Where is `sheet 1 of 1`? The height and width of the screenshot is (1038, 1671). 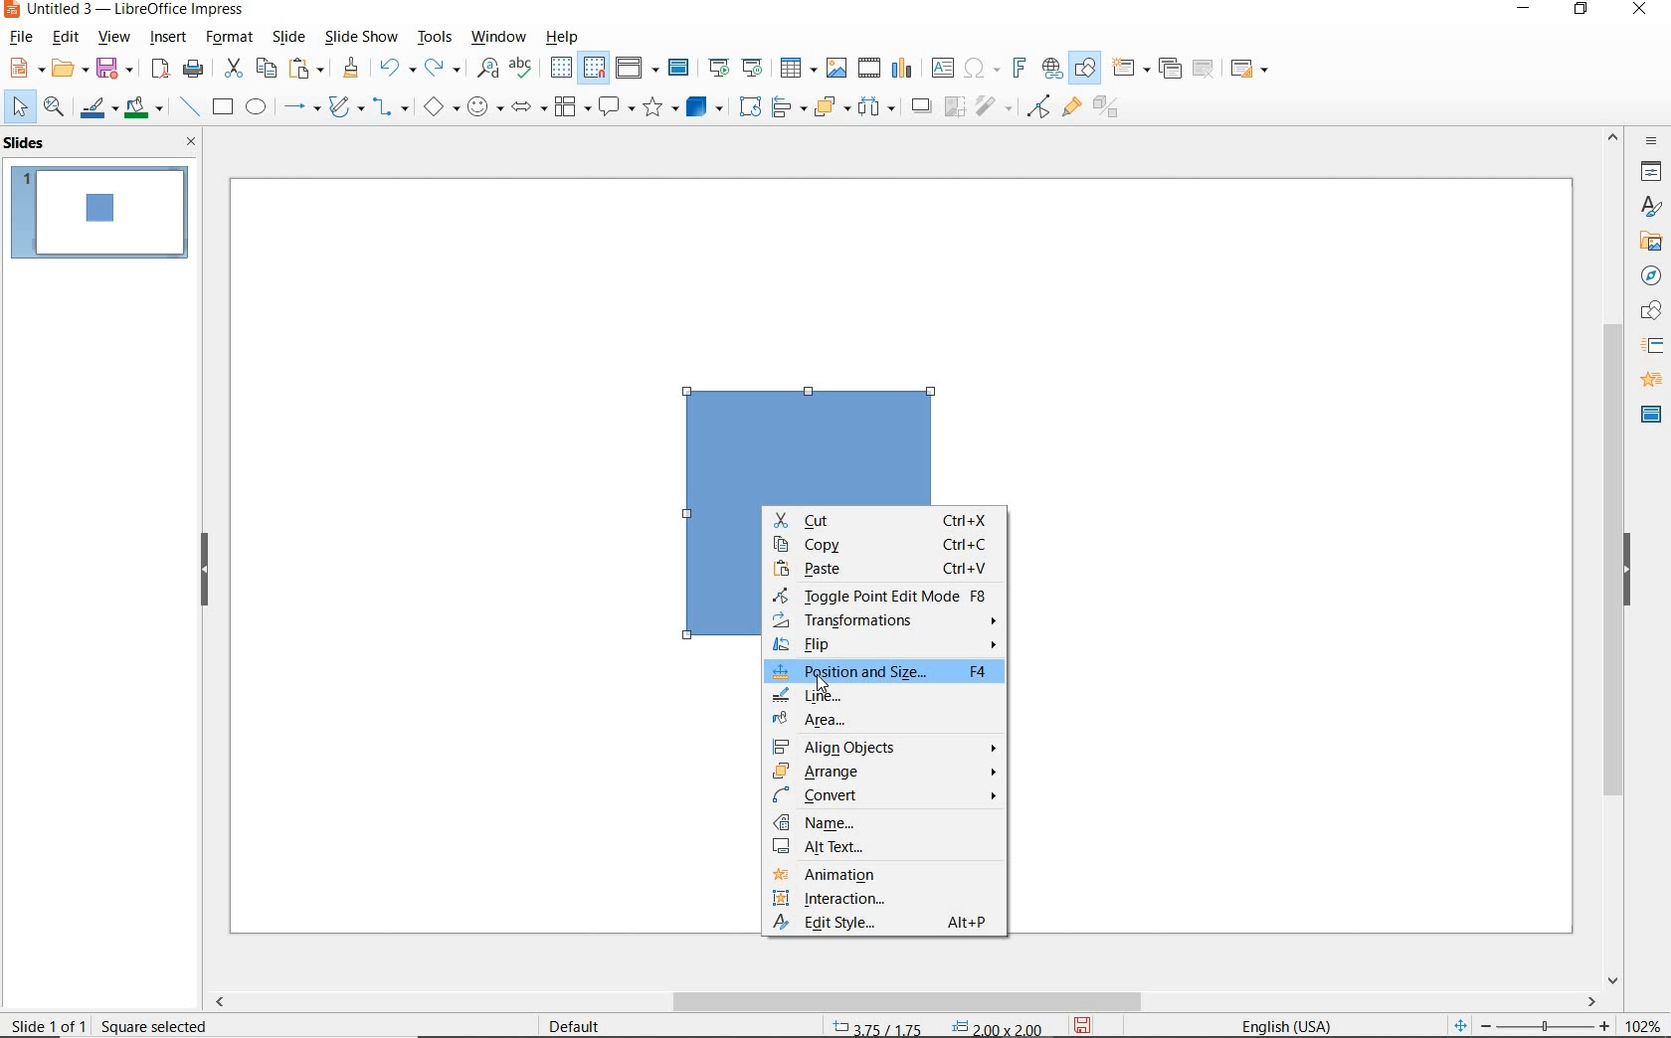
sheet 1 of 1 is located at coordinates (50, 1024).